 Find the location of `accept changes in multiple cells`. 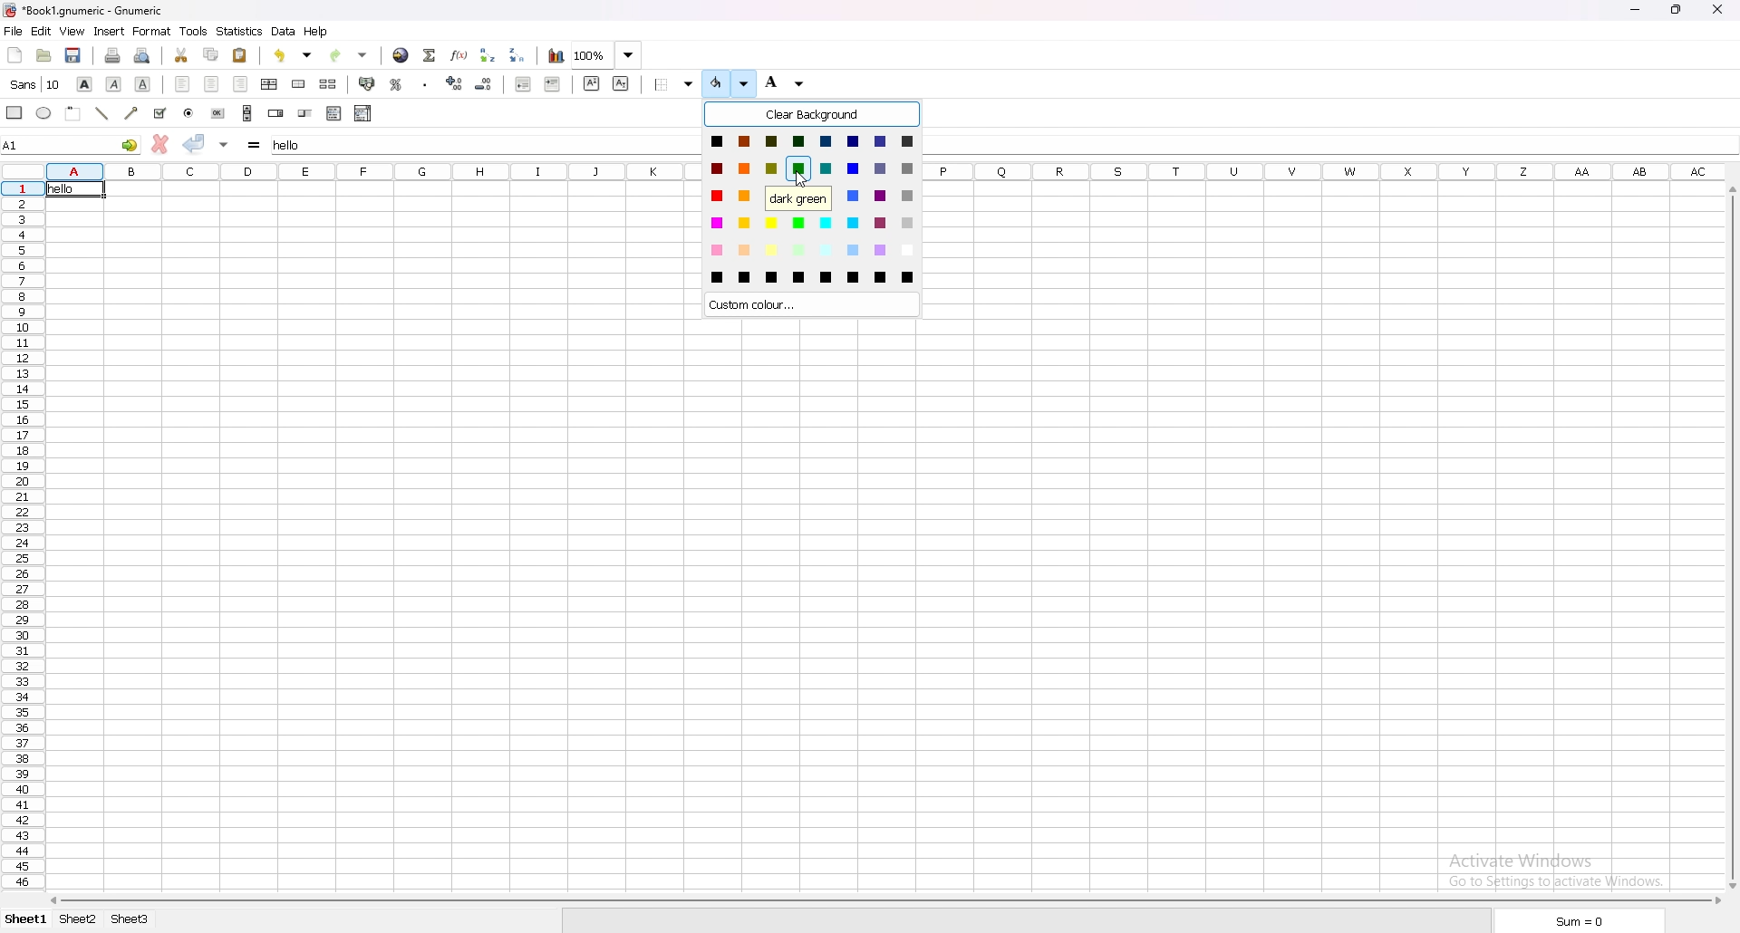

accept changes in multiple cells is located at coordinates (224, 143).